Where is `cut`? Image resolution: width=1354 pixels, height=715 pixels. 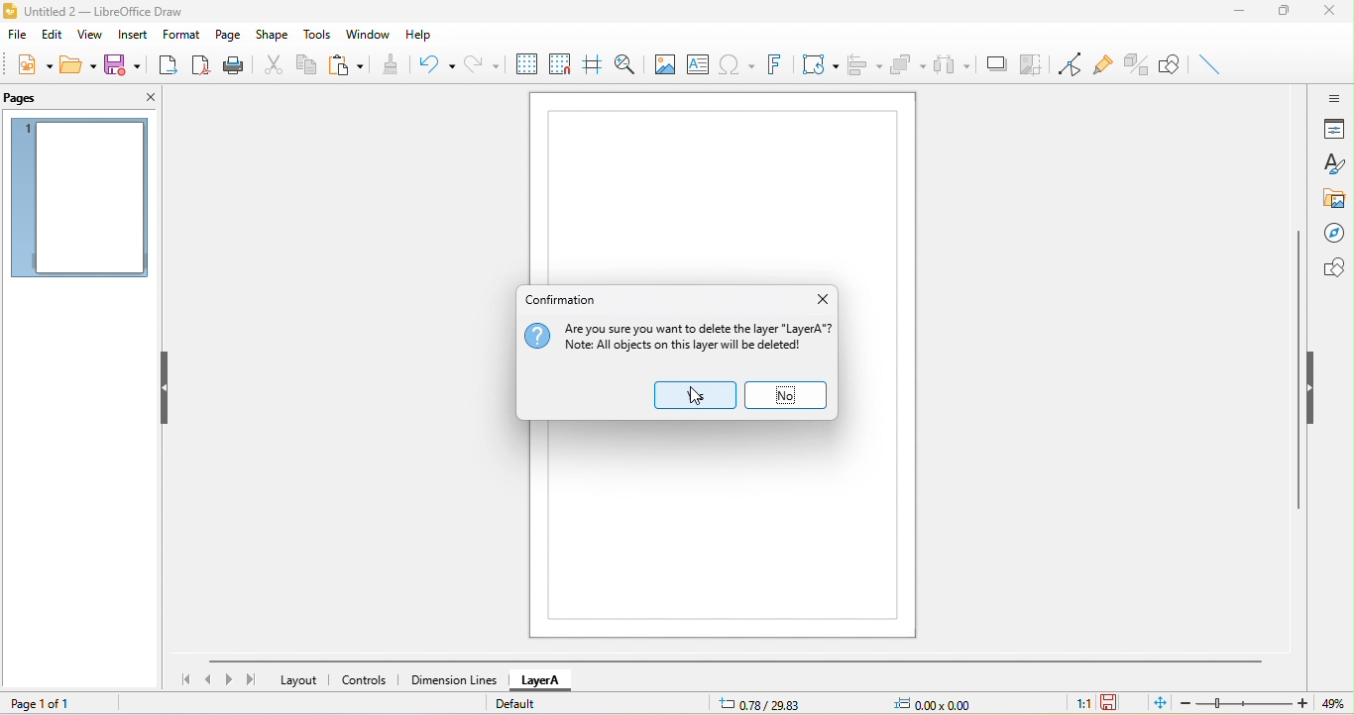 cut is located at coordinates (275, 65).